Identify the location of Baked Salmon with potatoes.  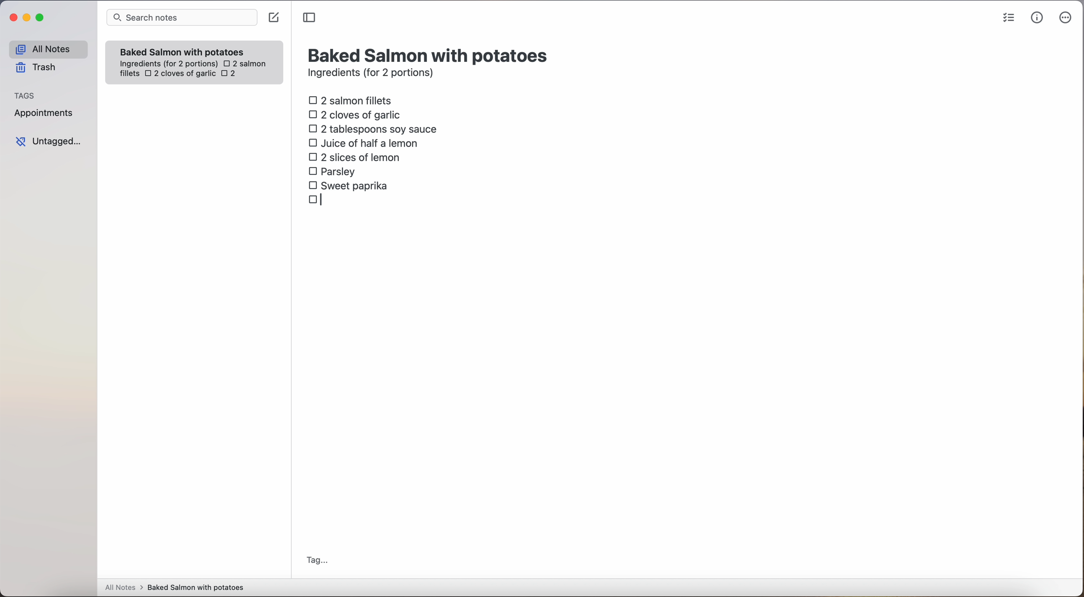
(182, 50).